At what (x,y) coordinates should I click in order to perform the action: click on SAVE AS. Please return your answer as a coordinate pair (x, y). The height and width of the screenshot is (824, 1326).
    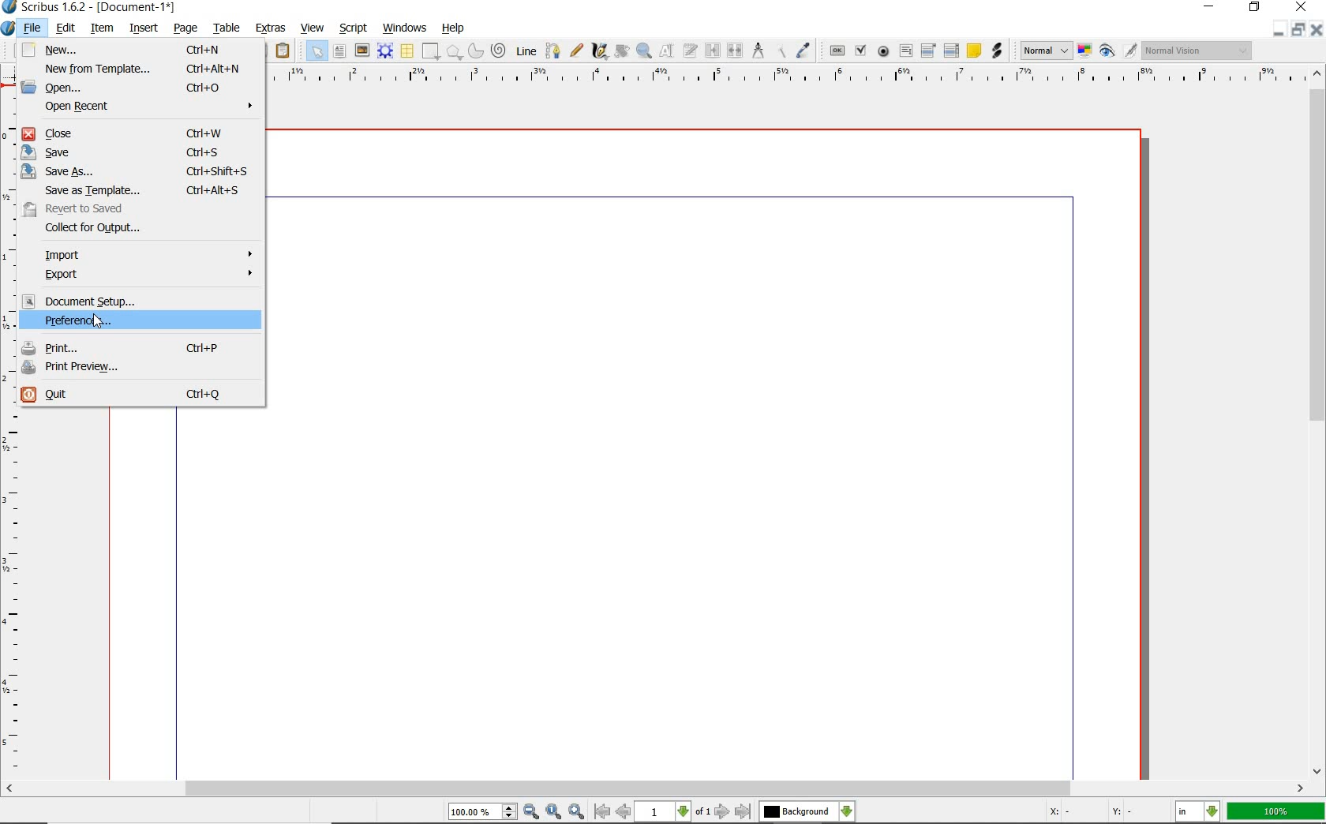
    Looking at the image, I should click on (140, 171).